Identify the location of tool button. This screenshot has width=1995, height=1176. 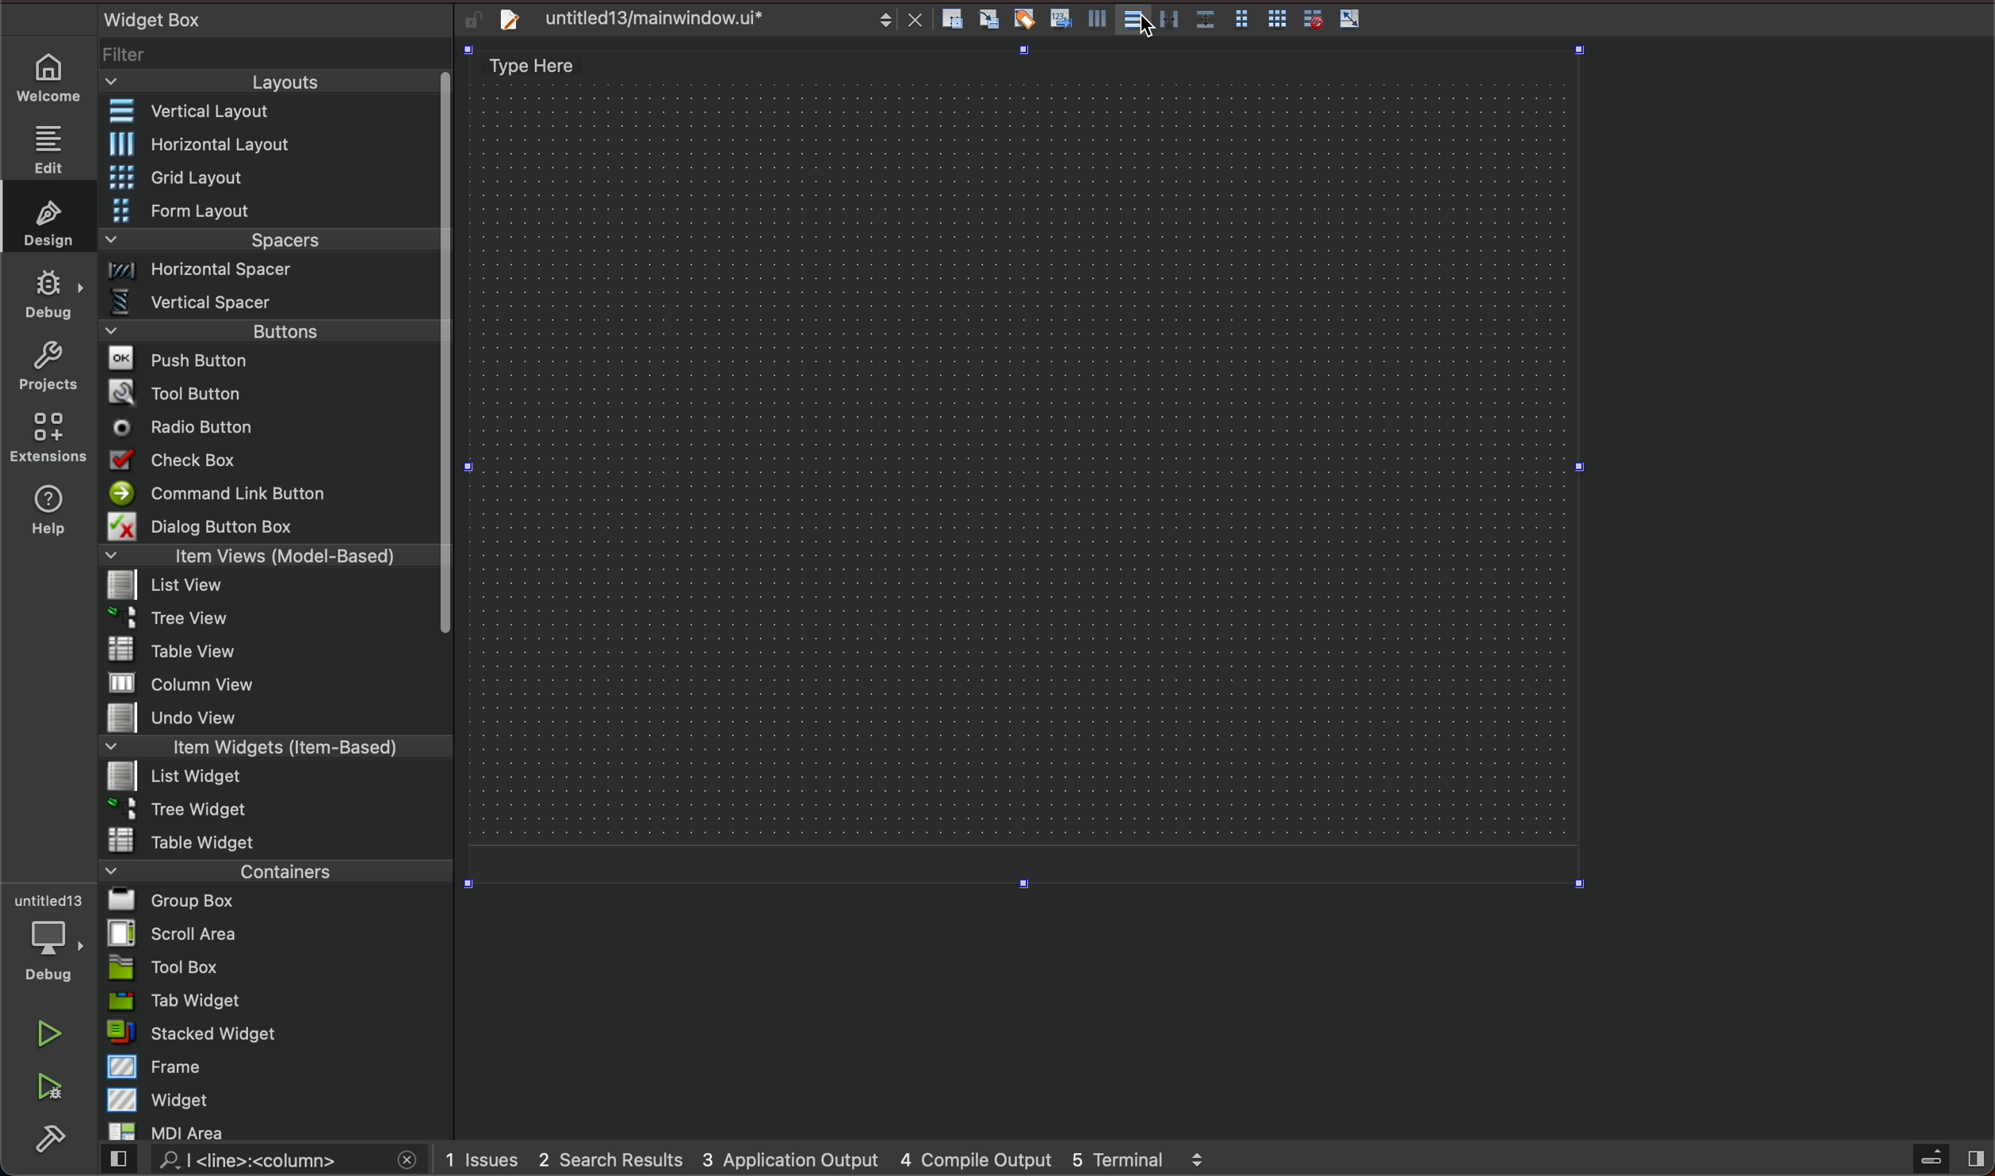
(270, 390).